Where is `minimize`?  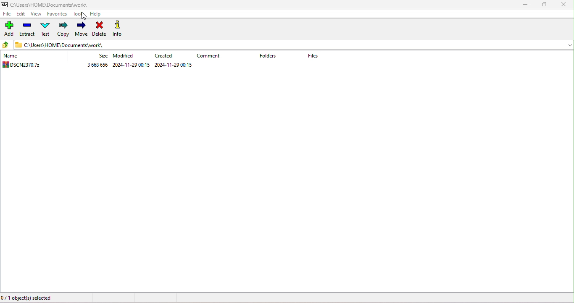 minimize is located at coordinates (526, 5).